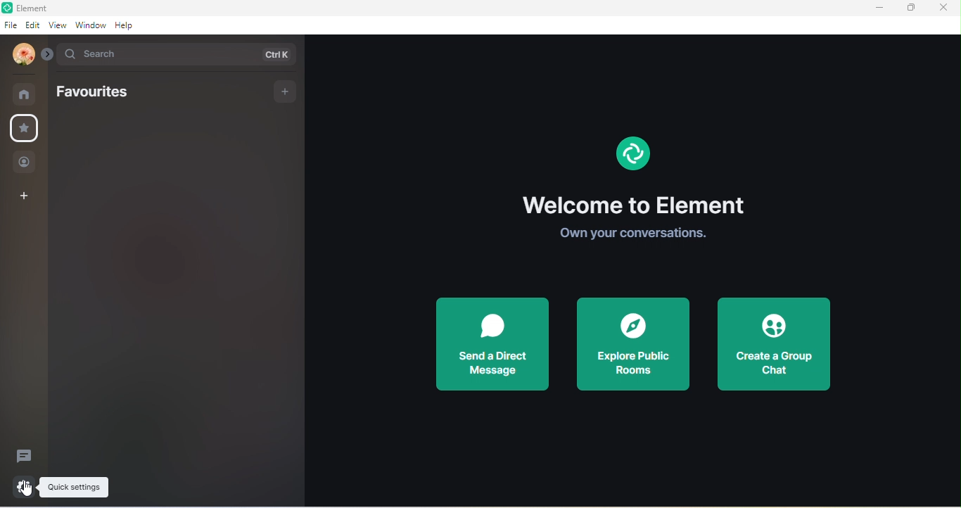 Image resolution: width=961 pixels, height=508 pixels. Describe the element at coordinates (78, 488) in the screenshot. I see `quick settings` at that location.